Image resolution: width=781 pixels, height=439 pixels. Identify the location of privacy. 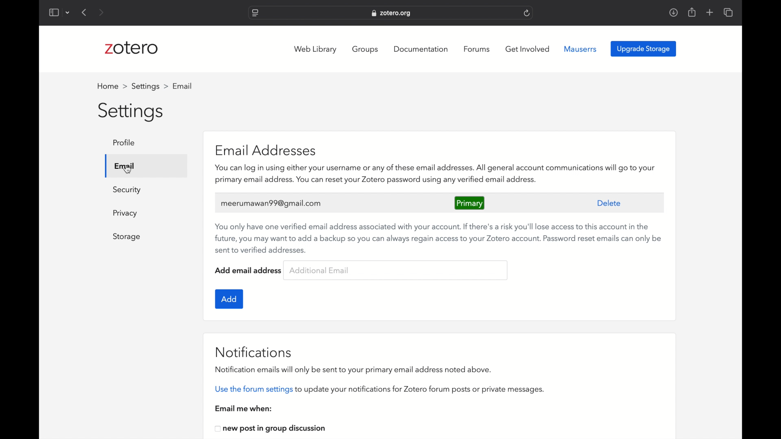
(126, 213).